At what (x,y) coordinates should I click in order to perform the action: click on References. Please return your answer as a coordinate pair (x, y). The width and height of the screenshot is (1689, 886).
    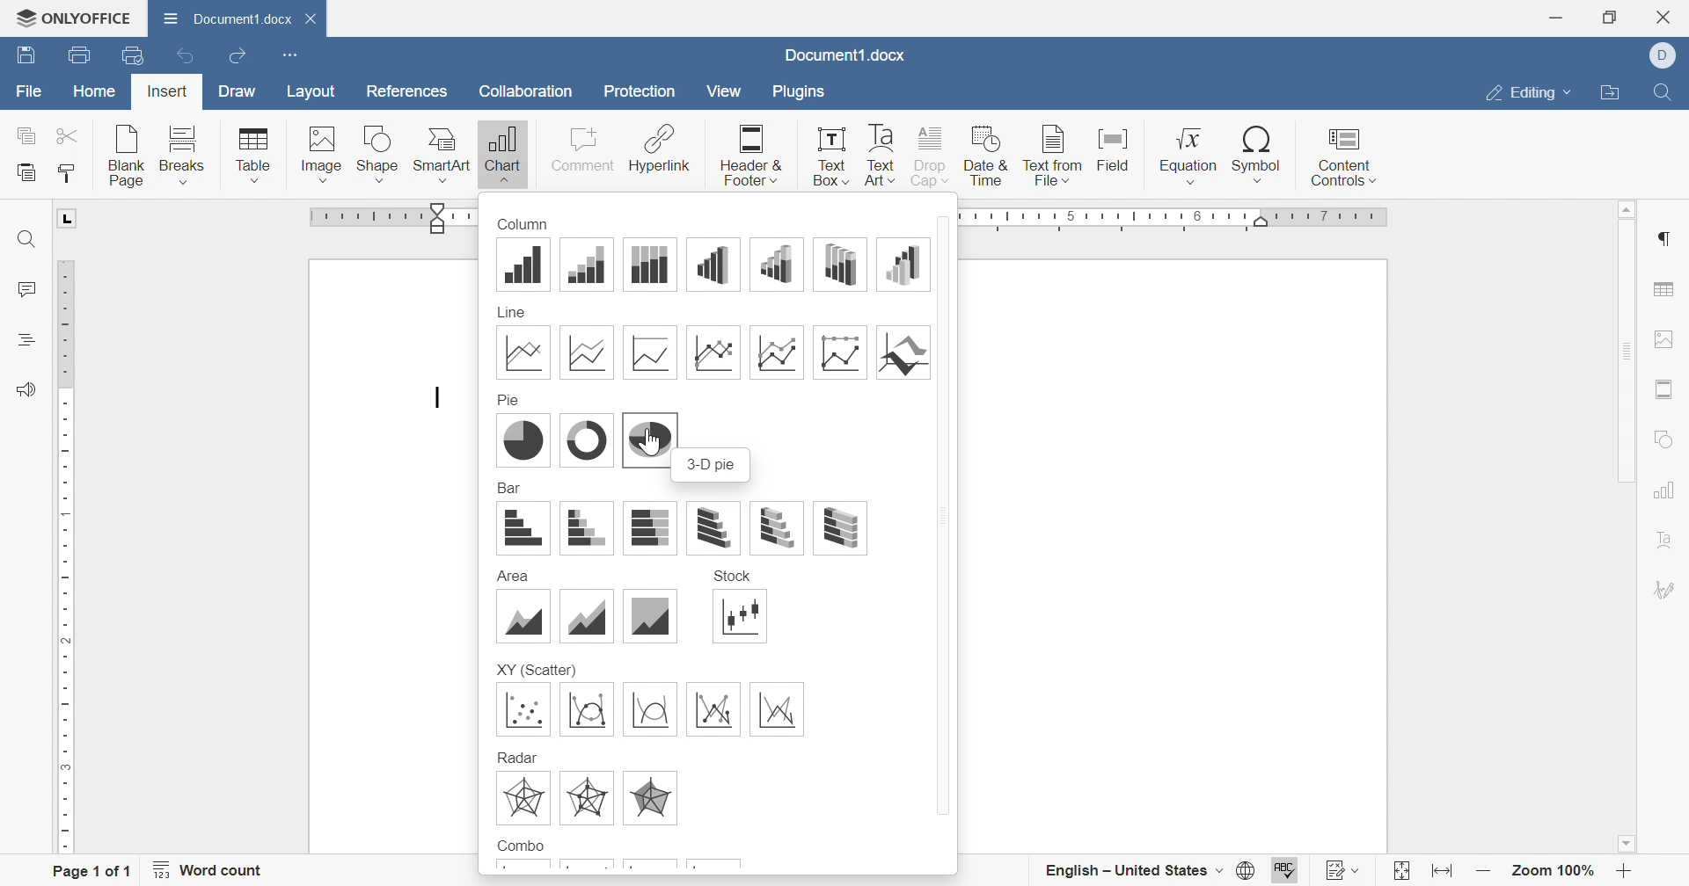
    Looking at the image, I should click on (409, 91).